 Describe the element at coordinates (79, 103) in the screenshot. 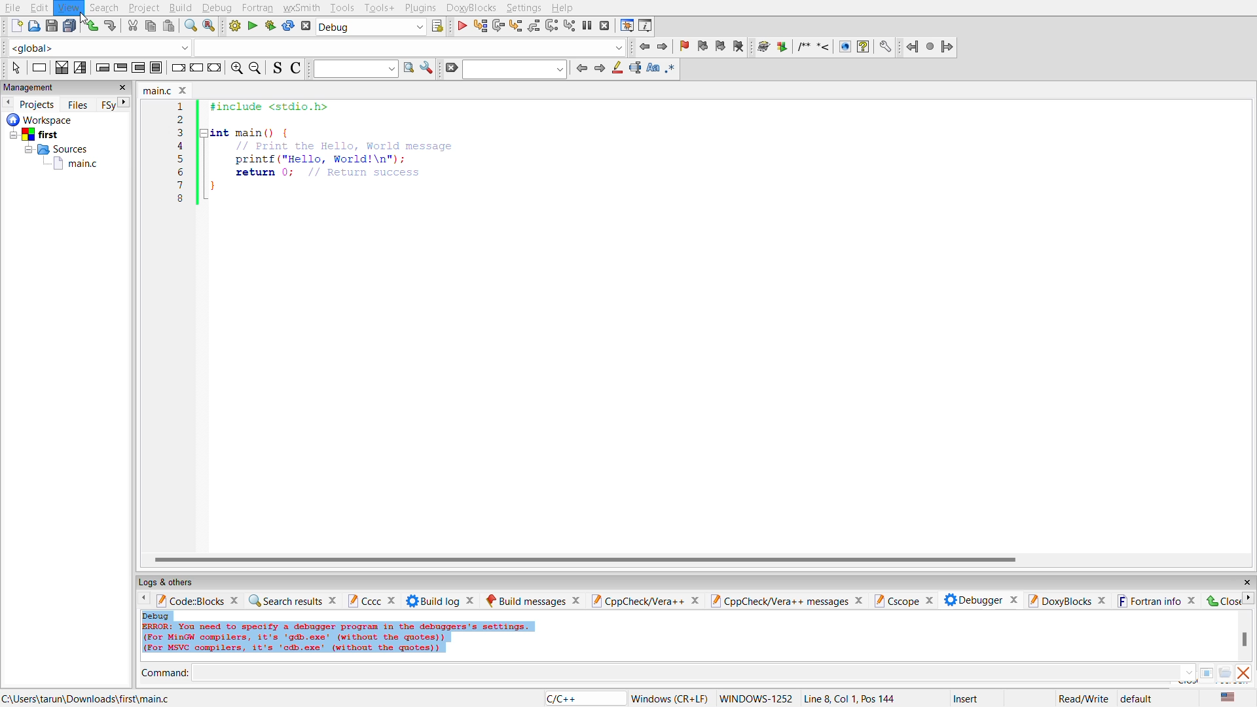

I see `files` at that location.